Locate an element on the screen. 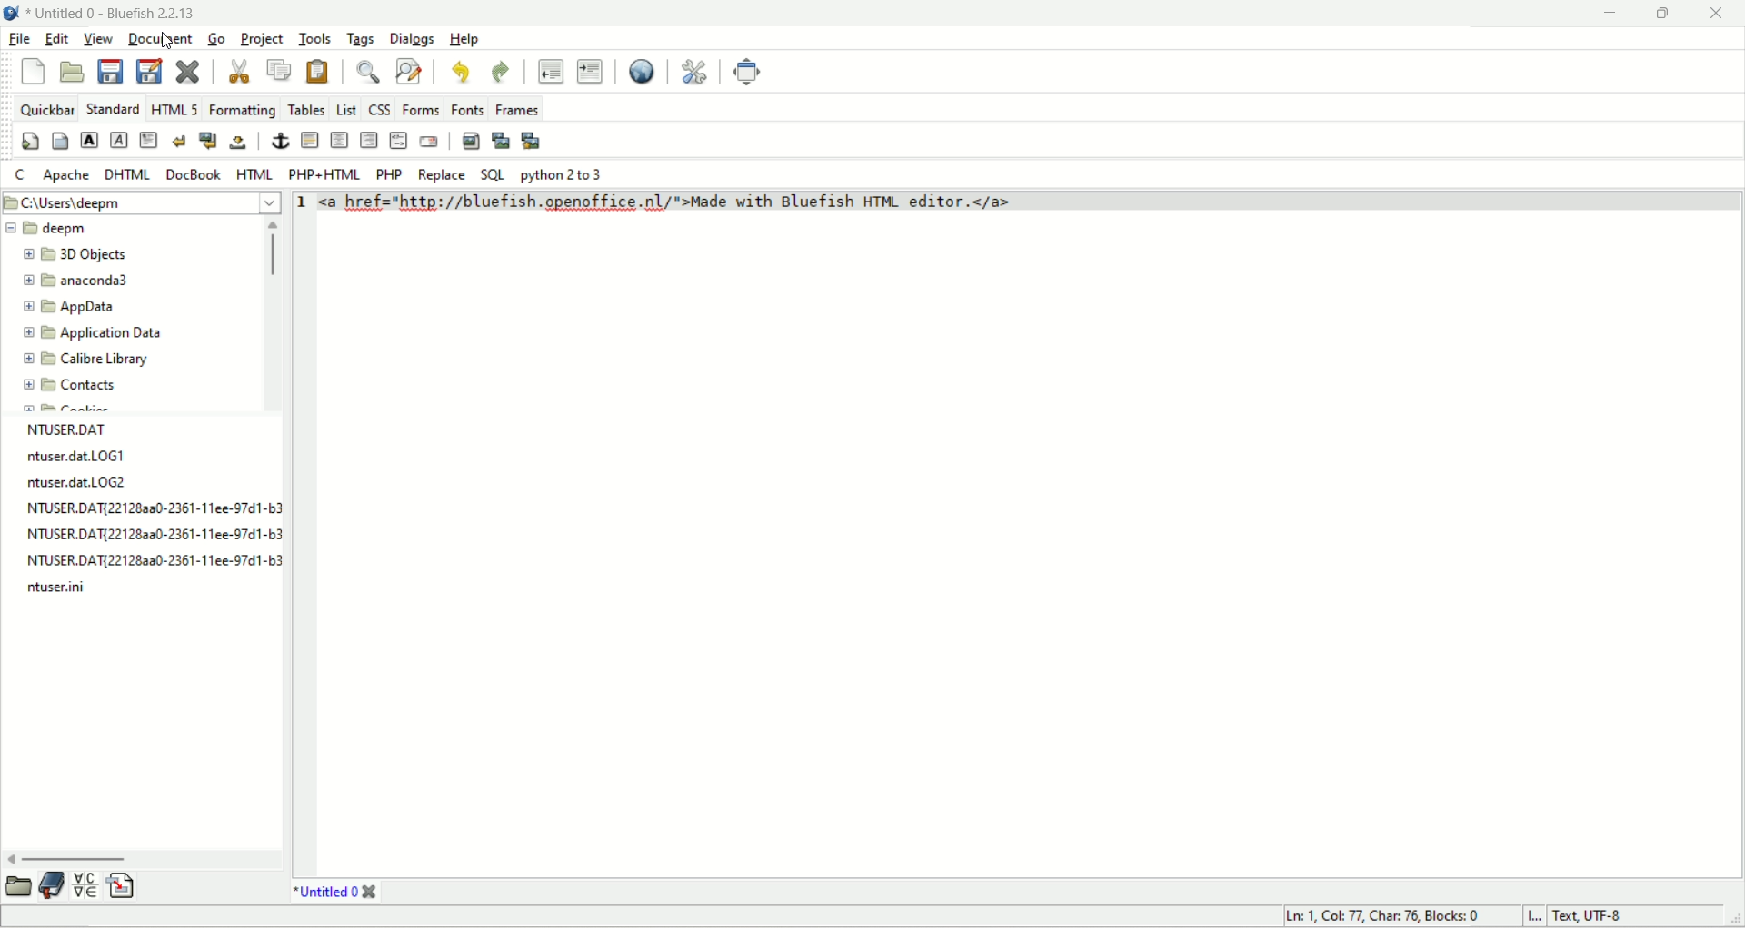 This screenshot has width=1745, height=928. text is located at coordinates (148, 512).